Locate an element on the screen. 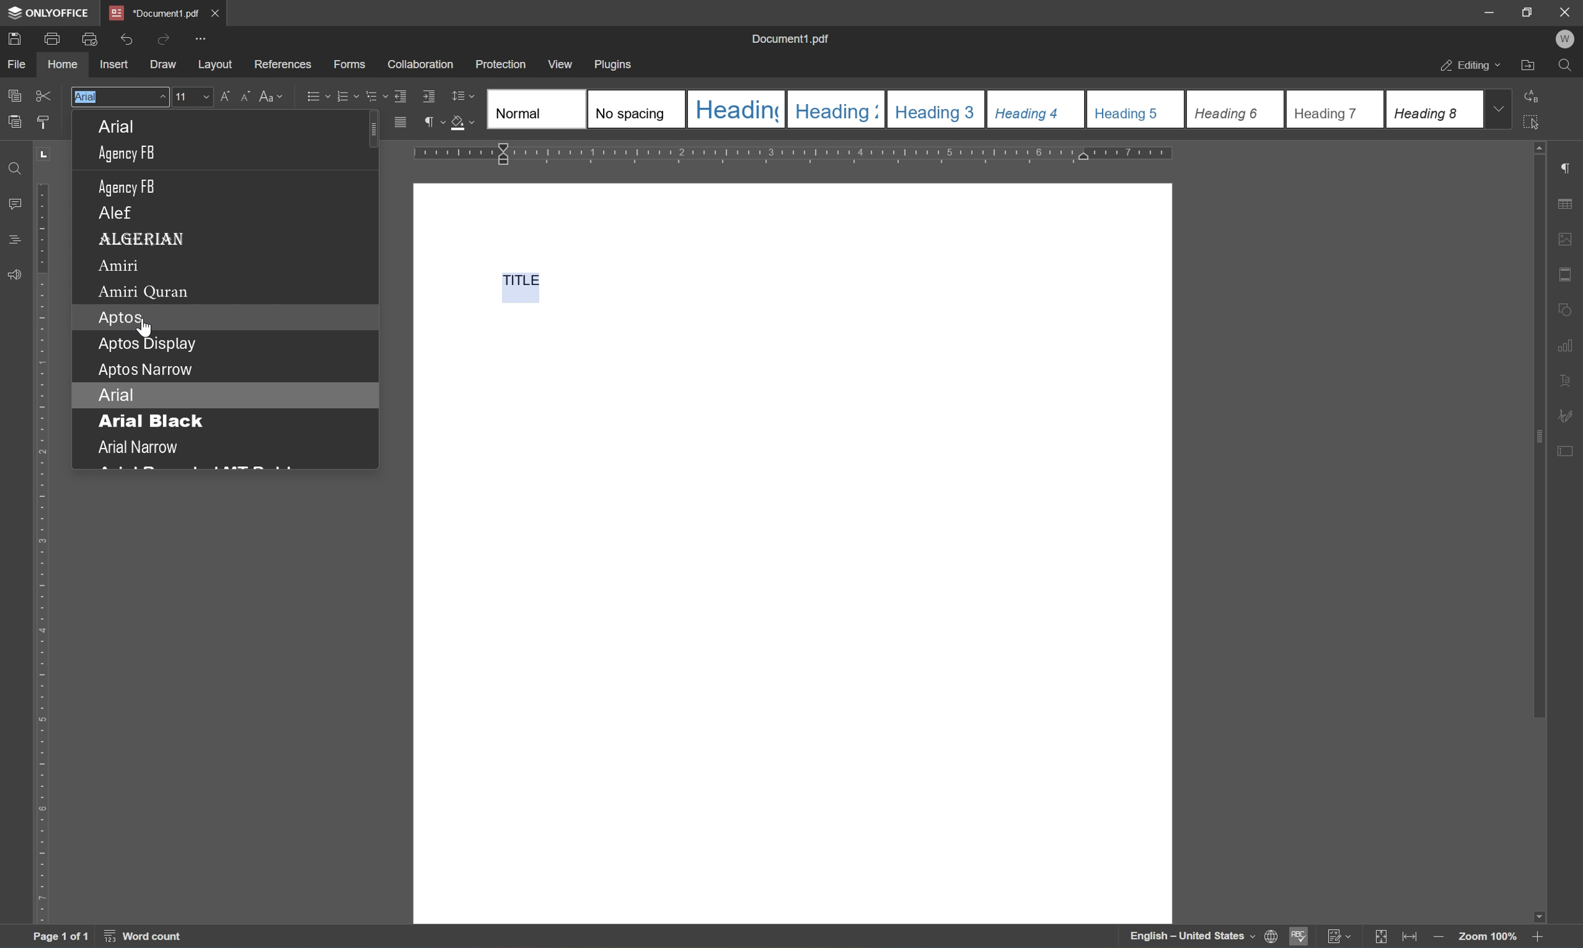 The image size is (1583, 948). feedback & support is located at coordinates (15, 275).